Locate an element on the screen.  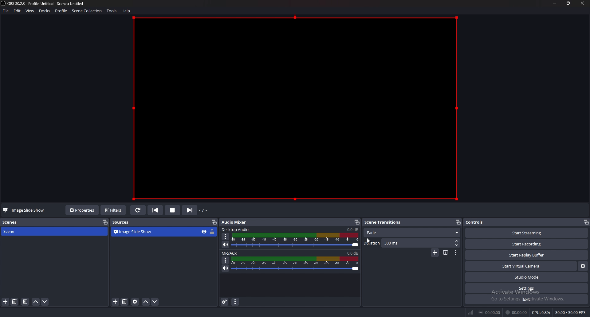
move scene up is located at coordinates (36, 302).